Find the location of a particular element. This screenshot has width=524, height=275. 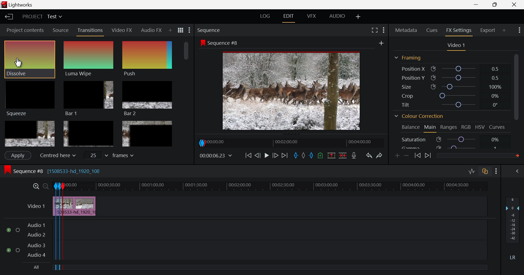

Transitions Tab Open is located at coordinates (91, 31).